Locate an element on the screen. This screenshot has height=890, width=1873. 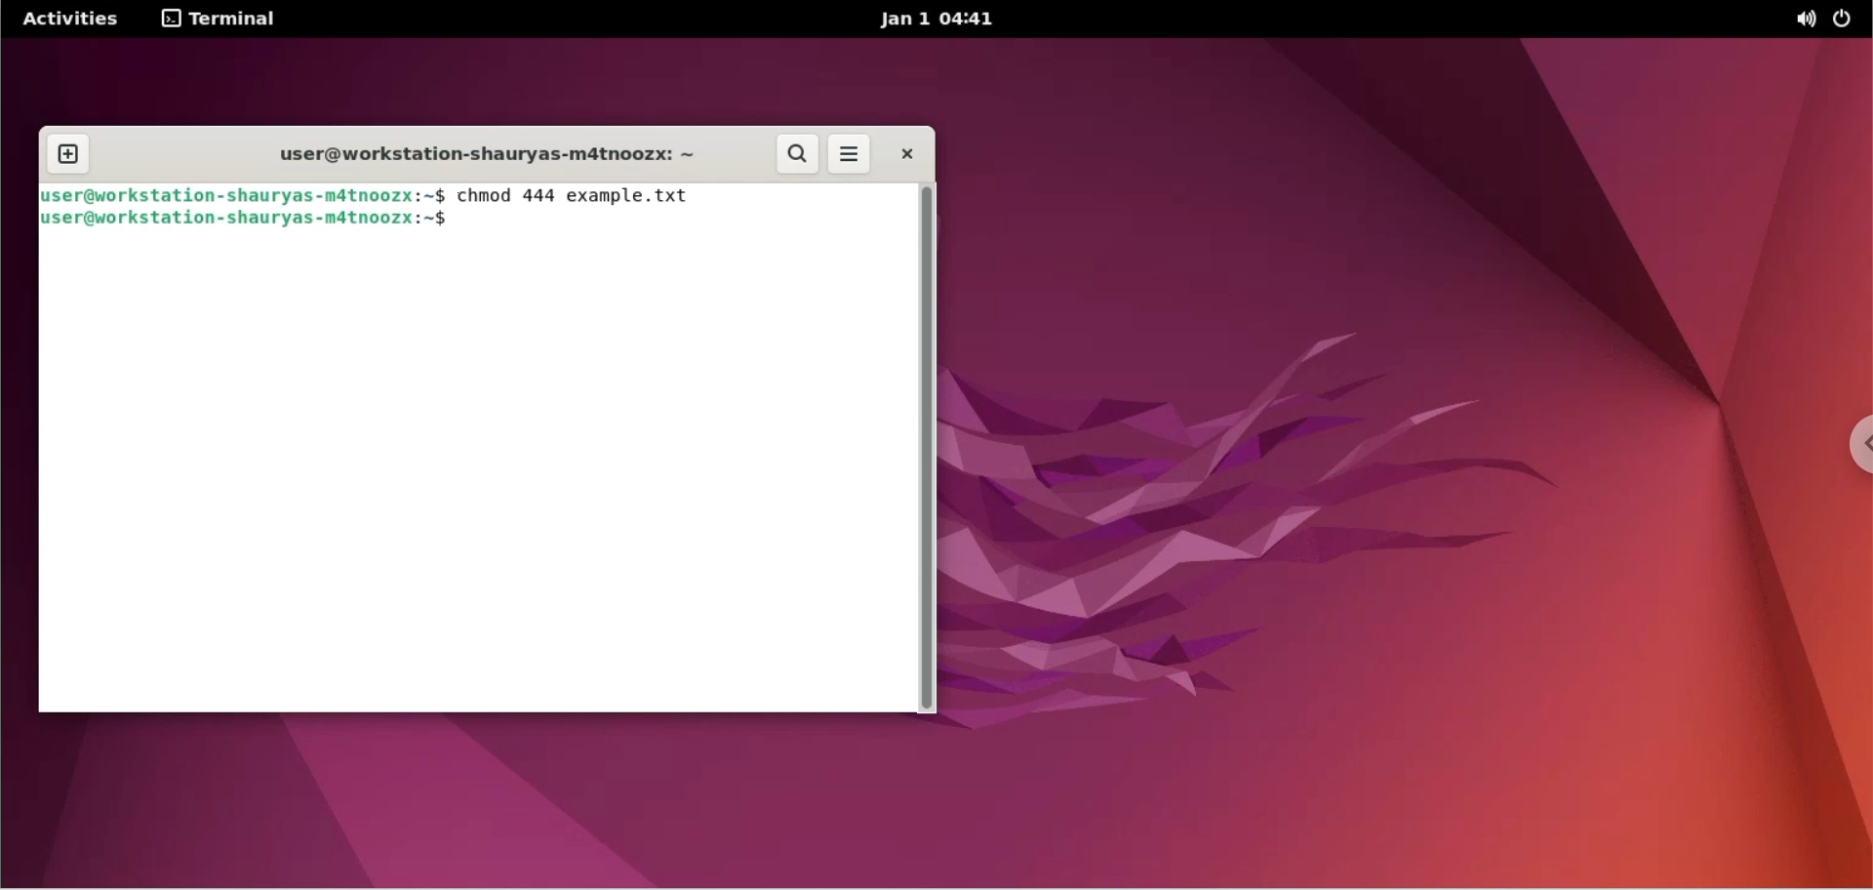
close is located at coordinates (906, 153).